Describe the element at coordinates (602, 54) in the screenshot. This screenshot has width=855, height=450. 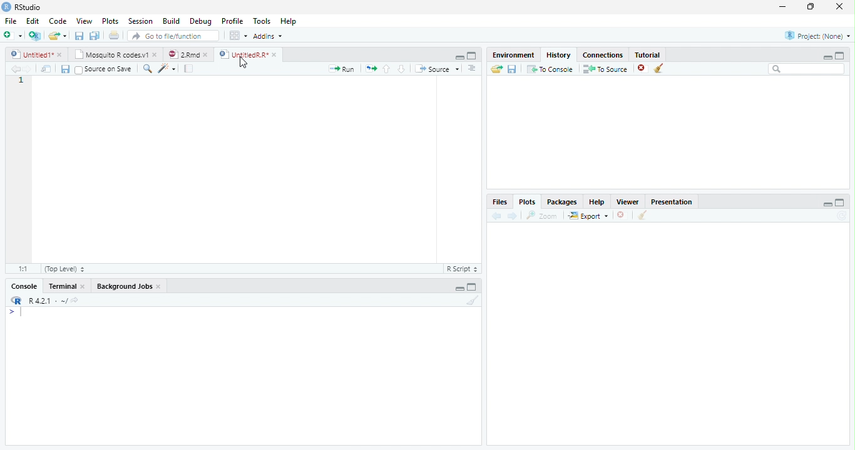
I see `Connections` at that location.